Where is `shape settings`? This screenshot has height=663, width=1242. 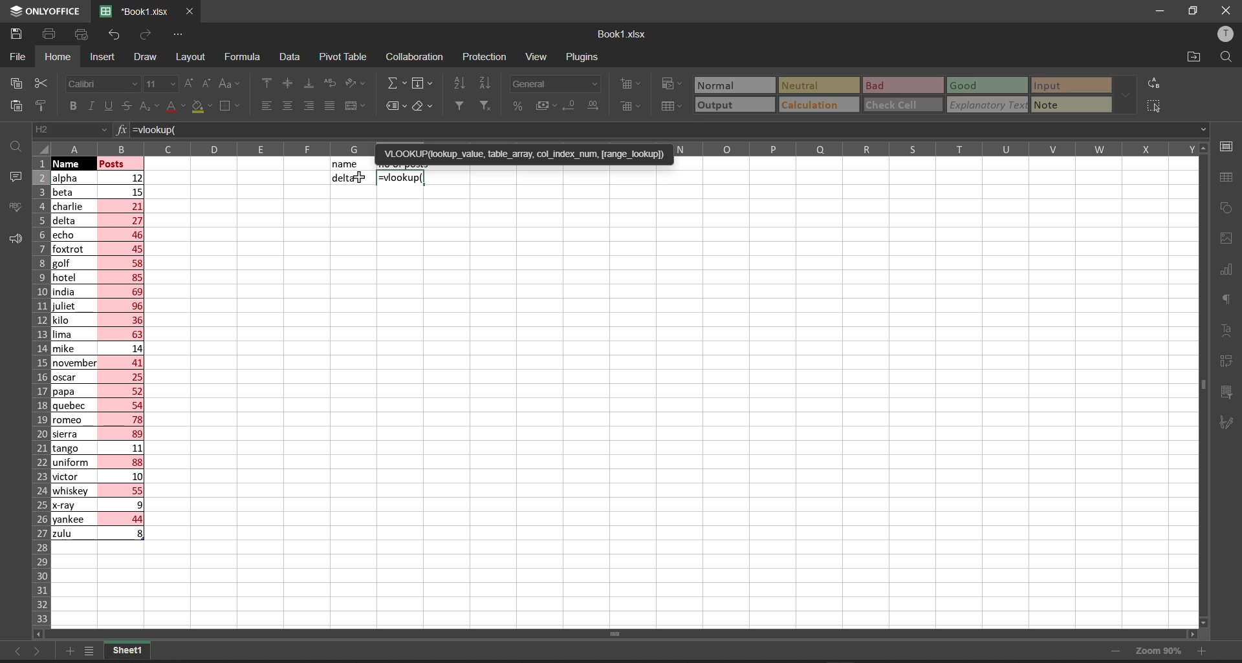 shape settings is located at coordinates (1229, 209).